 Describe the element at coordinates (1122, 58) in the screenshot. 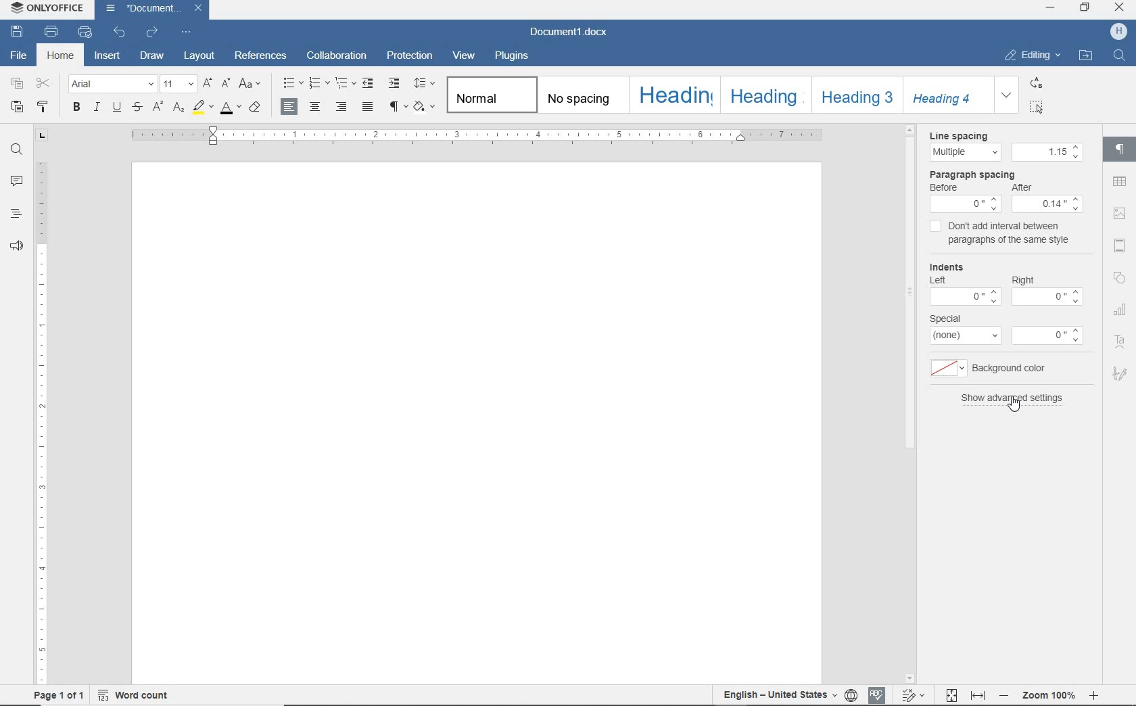

I see `Find` at that location.